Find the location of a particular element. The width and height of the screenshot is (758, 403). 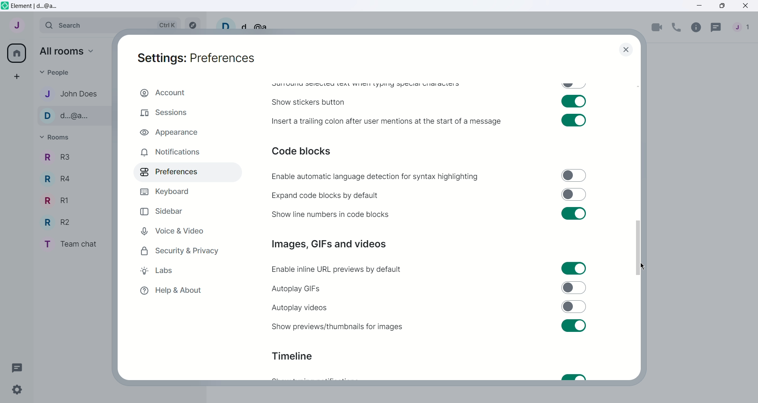

Voice and Video is located at coordinates (183, 231).